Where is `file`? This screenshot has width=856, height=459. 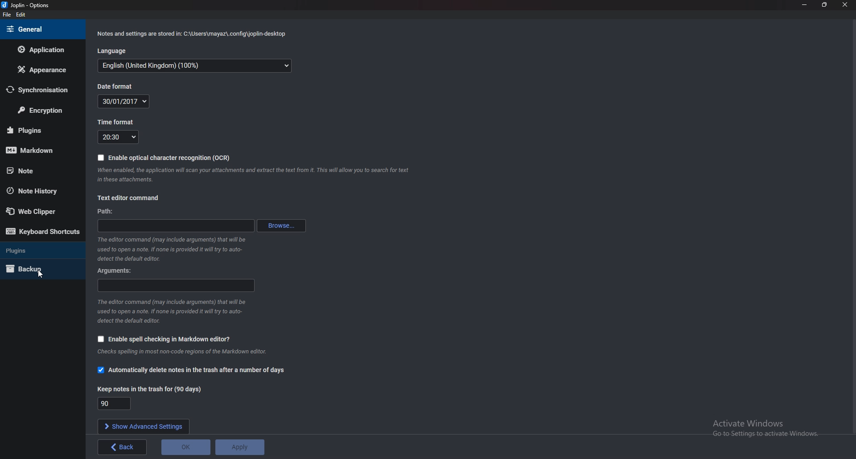 file is located at coordinates (7, 15).